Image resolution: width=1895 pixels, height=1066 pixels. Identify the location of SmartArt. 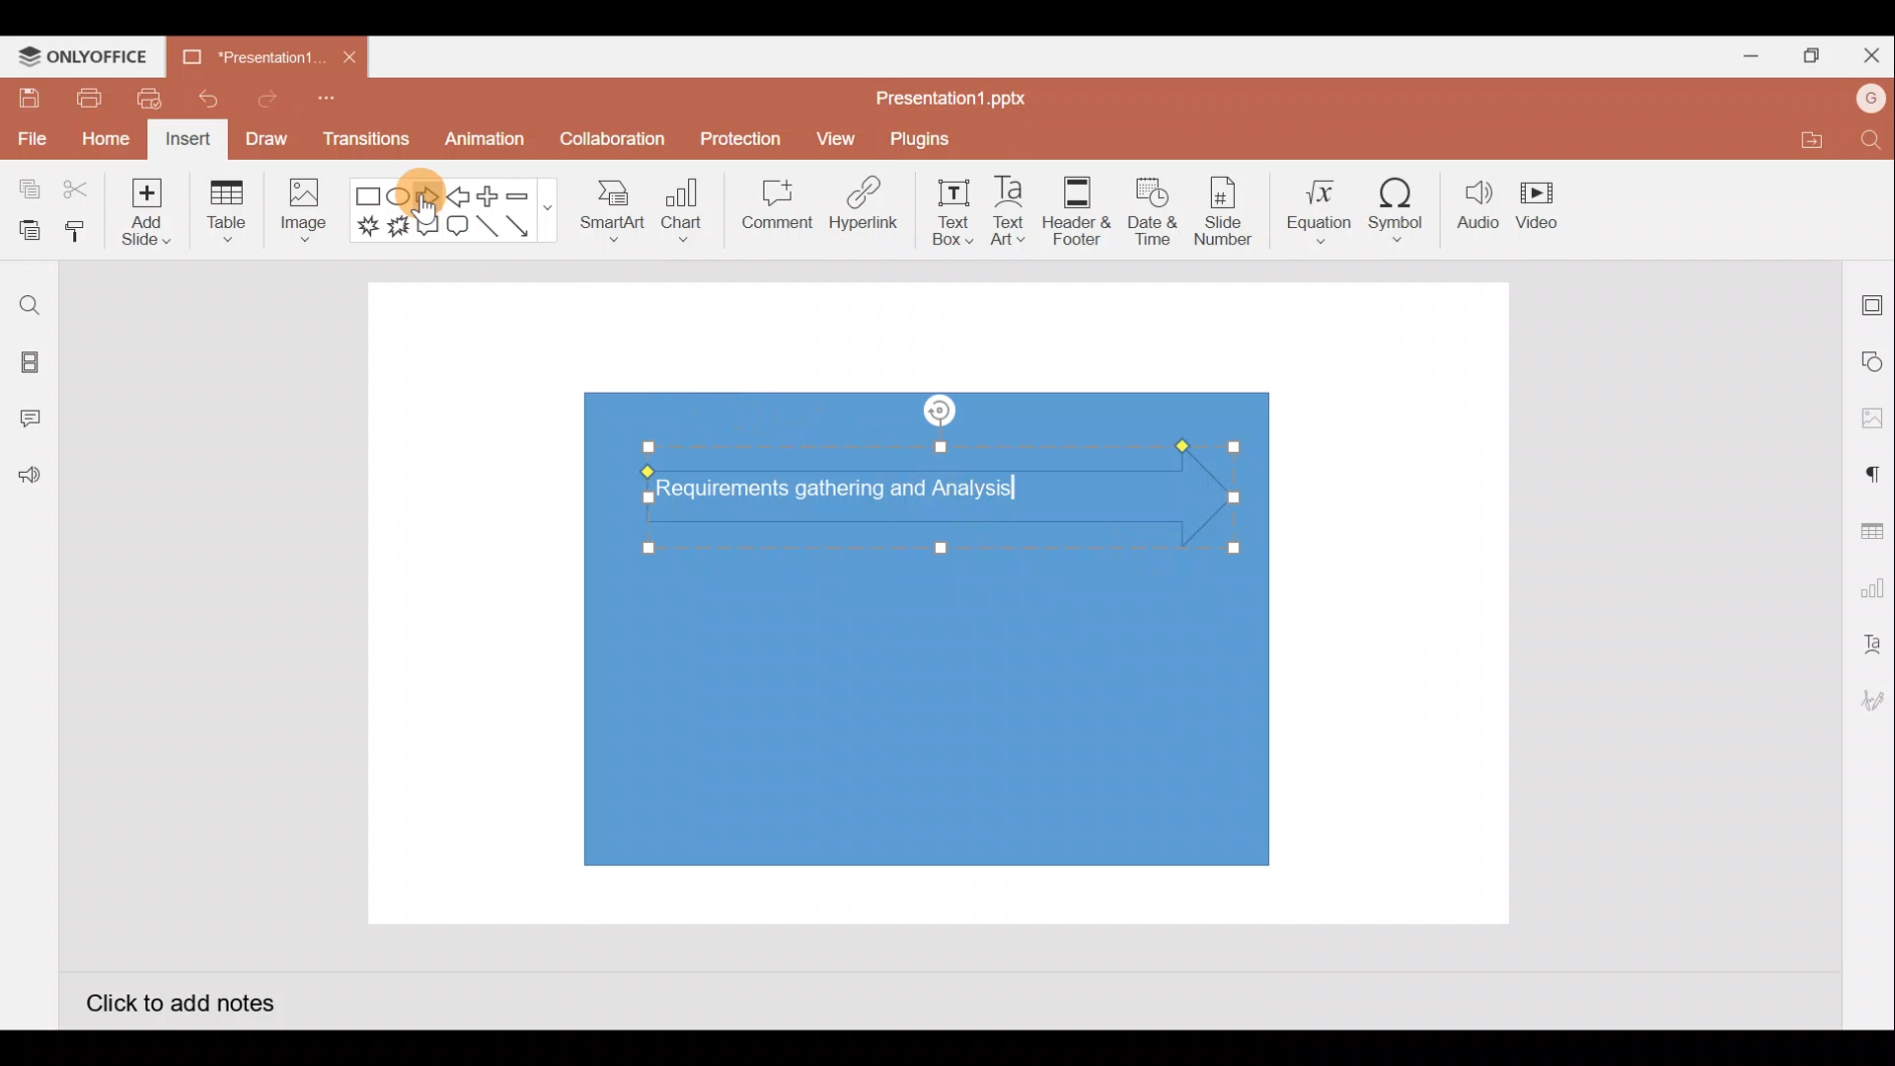
(611, 207).